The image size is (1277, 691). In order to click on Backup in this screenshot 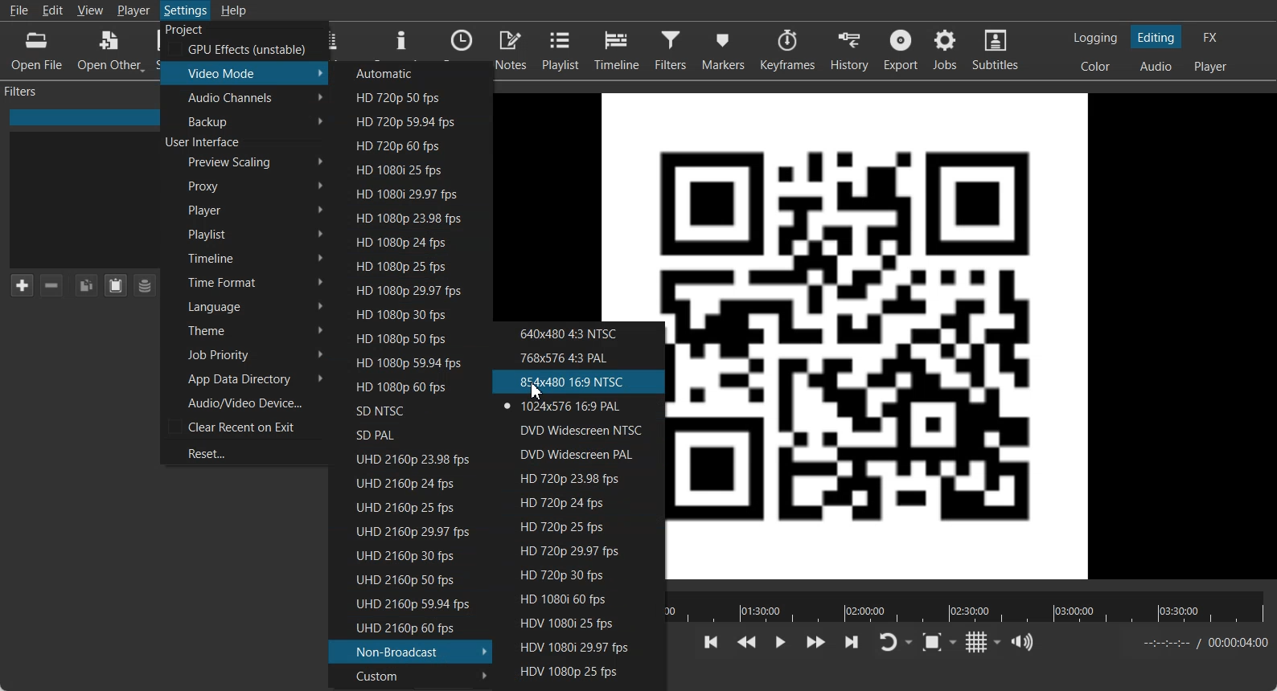, I will do `click(244, 121)`.